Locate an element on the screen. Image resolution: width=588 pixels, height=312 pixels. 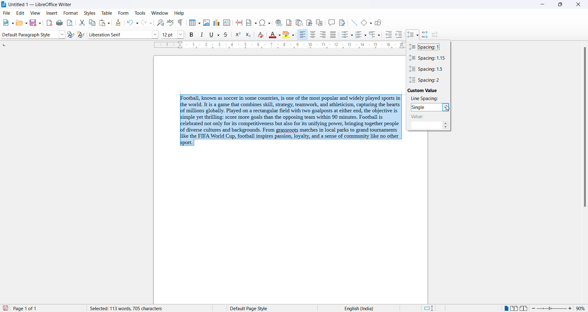
spacing value 2 is located at coordinates (428, 80).